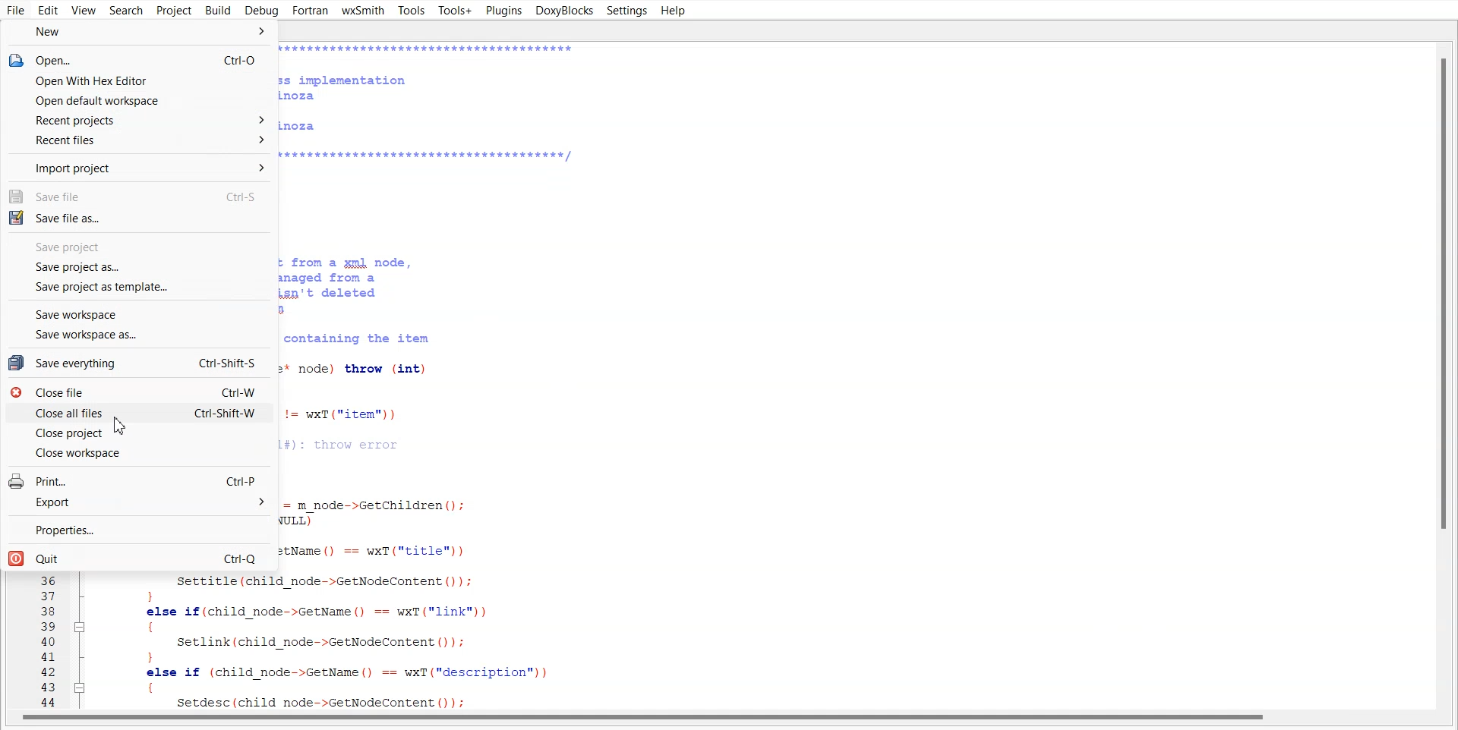 The width and height of the screenshot is (1458, 730). What do you see at coordinates (672, 11) in the screenshot?
I see `Help` at bounding box center [672, 11].